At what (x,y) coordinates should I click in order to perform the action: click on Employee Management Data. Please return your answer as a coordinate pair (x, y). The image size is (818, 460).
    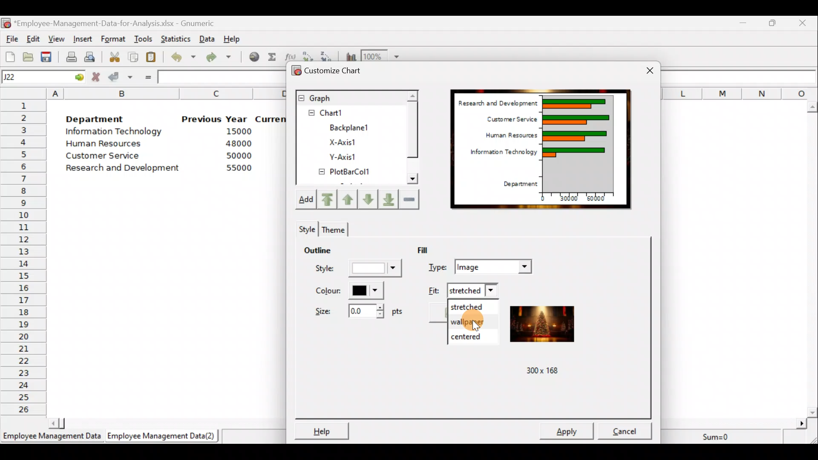
    Looking at the image, I should click on (51, 437).